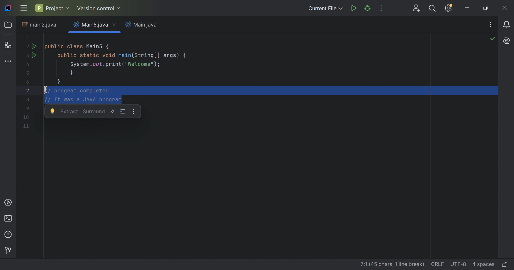 Image resolution: width=514 pixels, height=270 pixels. Describe the element at coordinates (326, 9) in the screenshot. I see `Current File` at that location.